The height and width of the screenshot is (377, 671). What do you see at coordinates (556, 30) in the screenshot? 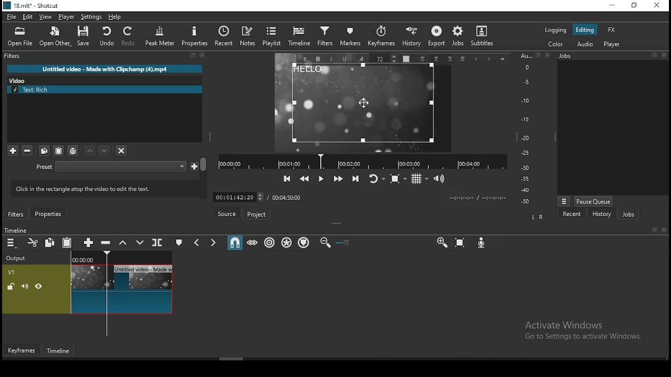
I see `logging` at bounding box center [556, 30].